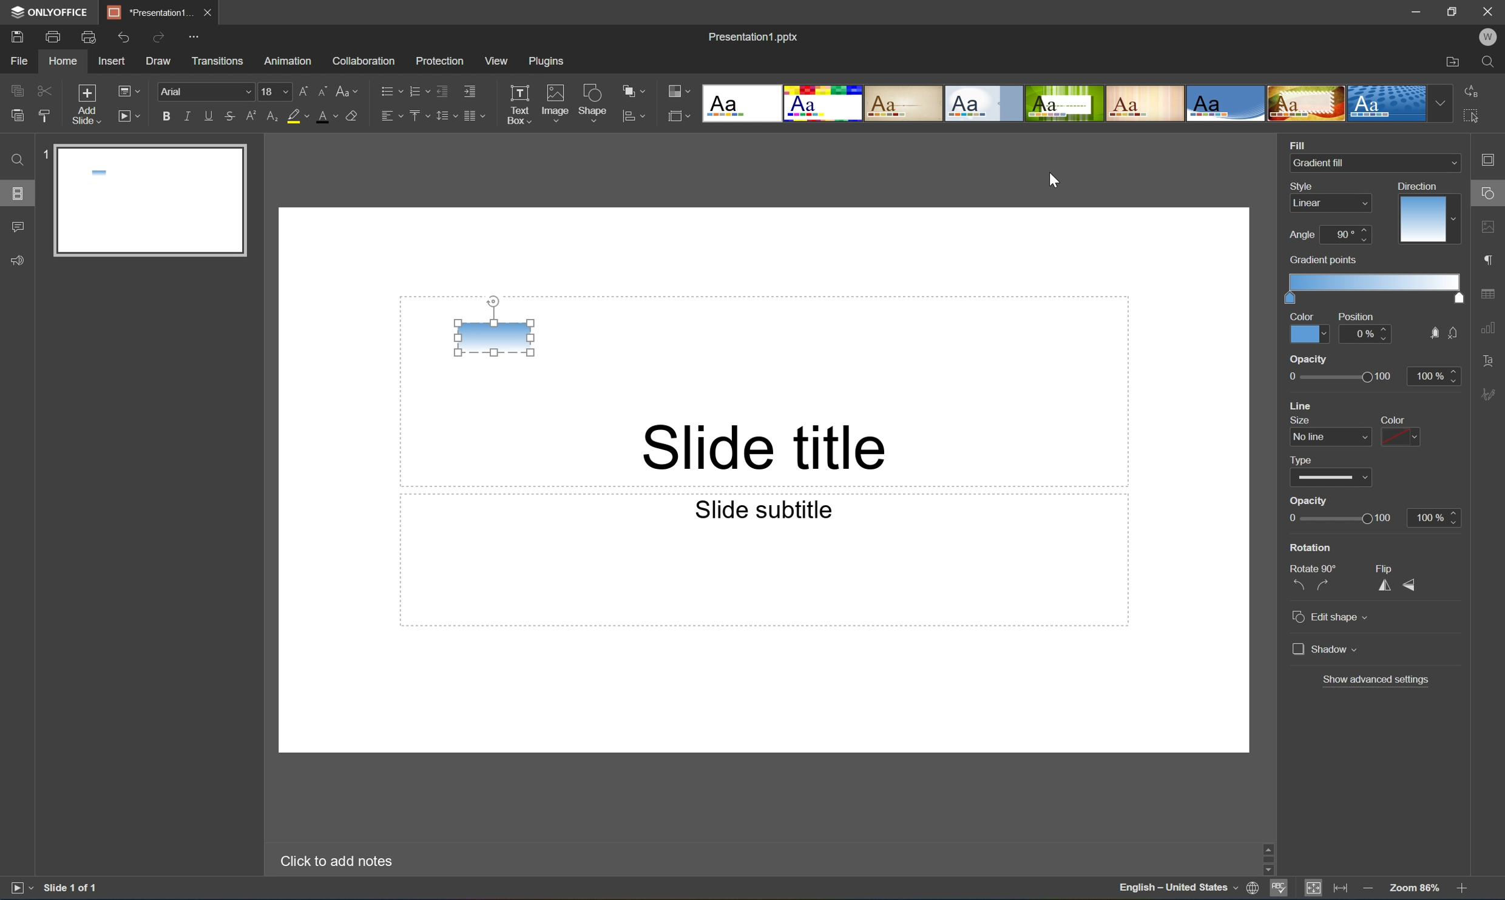  I want to click on Vertical align, so click(418, 116).